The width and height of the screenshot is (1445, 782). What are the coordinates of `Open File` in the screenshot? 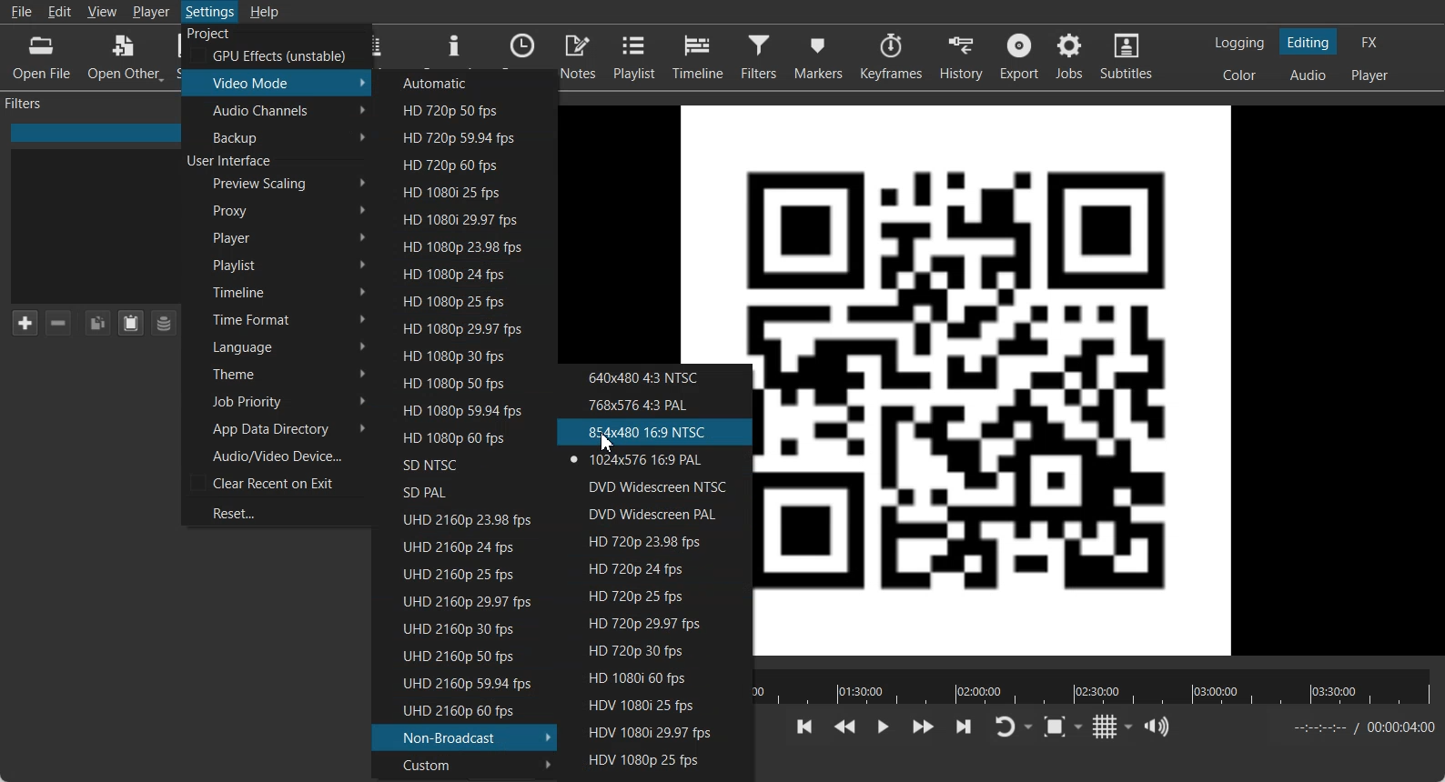 It's located at (44, 56).